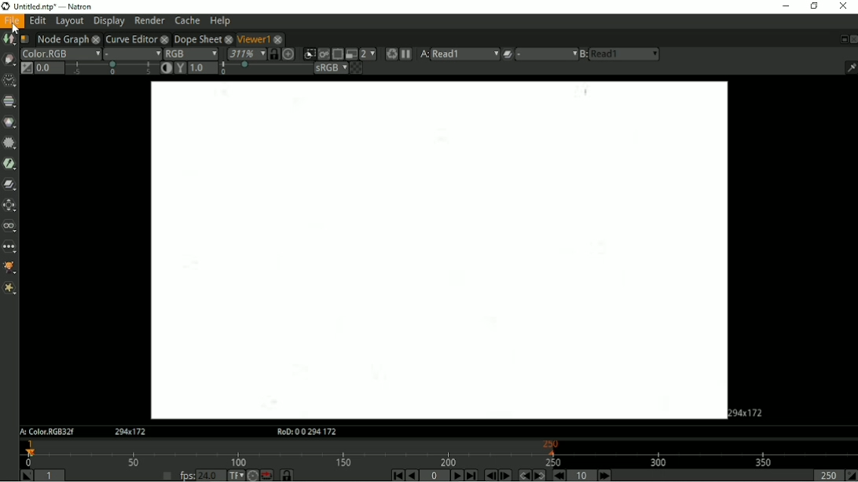 The image size is (858, 482). I want to click on Viewer input A, so click(421, 54).